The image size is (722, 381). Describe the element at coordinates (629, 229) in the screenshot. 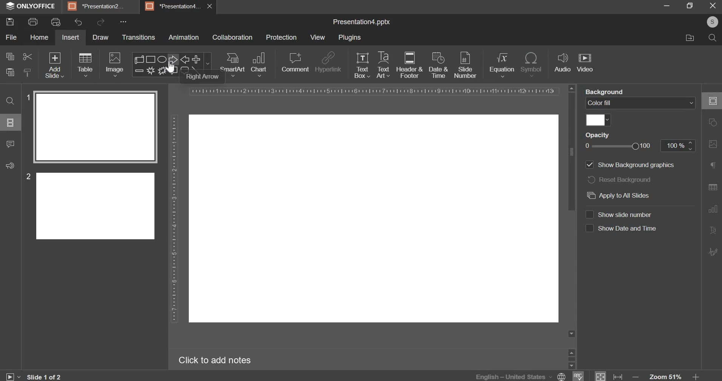

I see `` at that location.